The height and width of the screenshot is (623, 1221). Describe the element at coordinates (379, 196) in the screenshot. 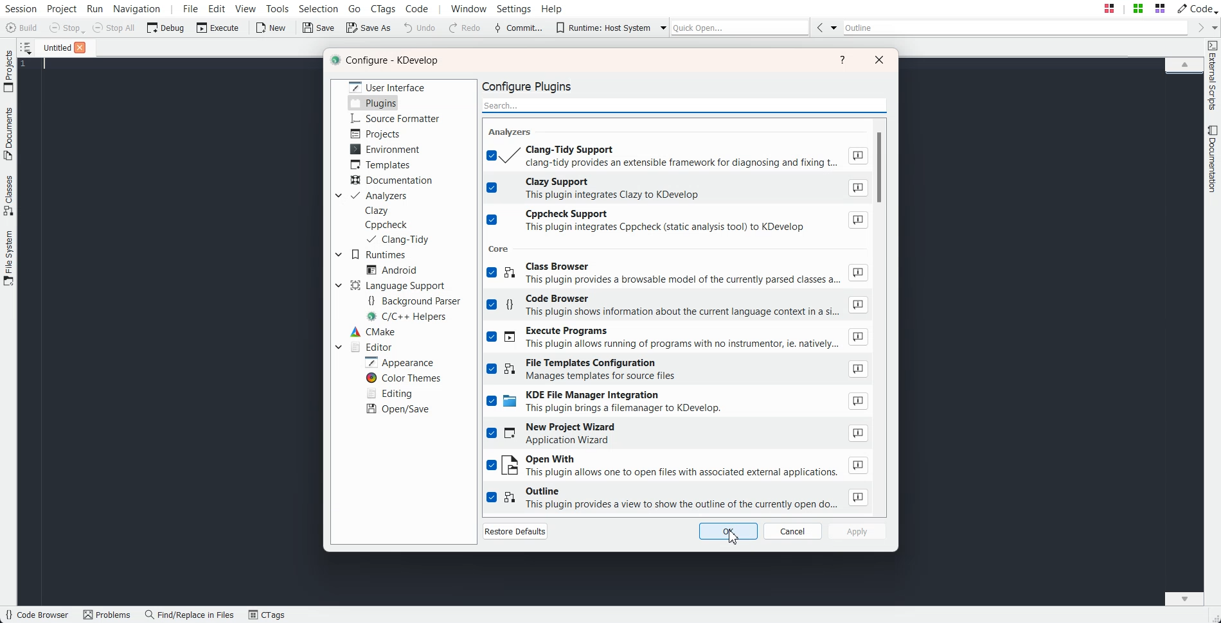

I see `Analyzers` at that location.